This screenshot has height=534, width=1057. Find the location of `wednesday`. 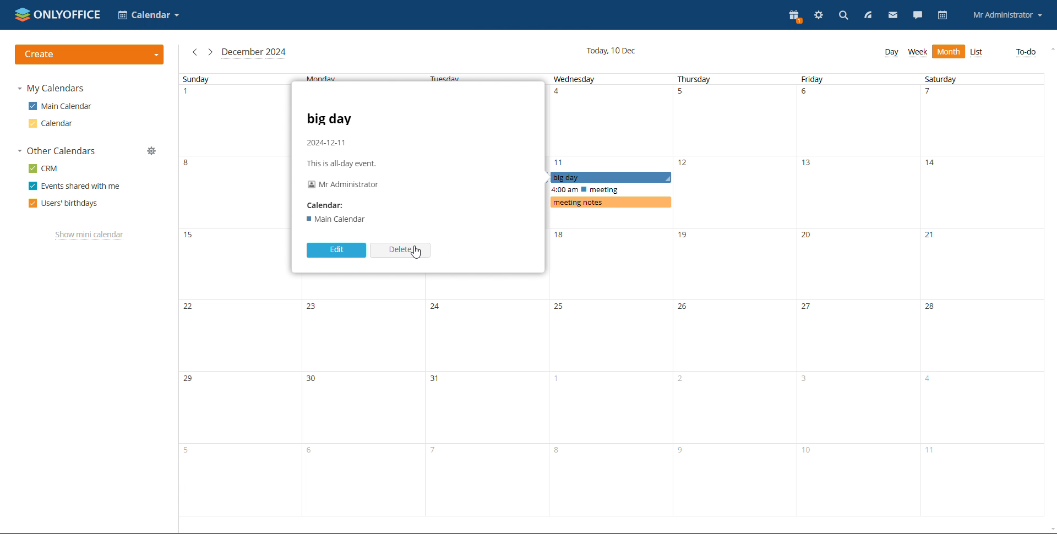

wednesday is located at coordinates (610, 297).